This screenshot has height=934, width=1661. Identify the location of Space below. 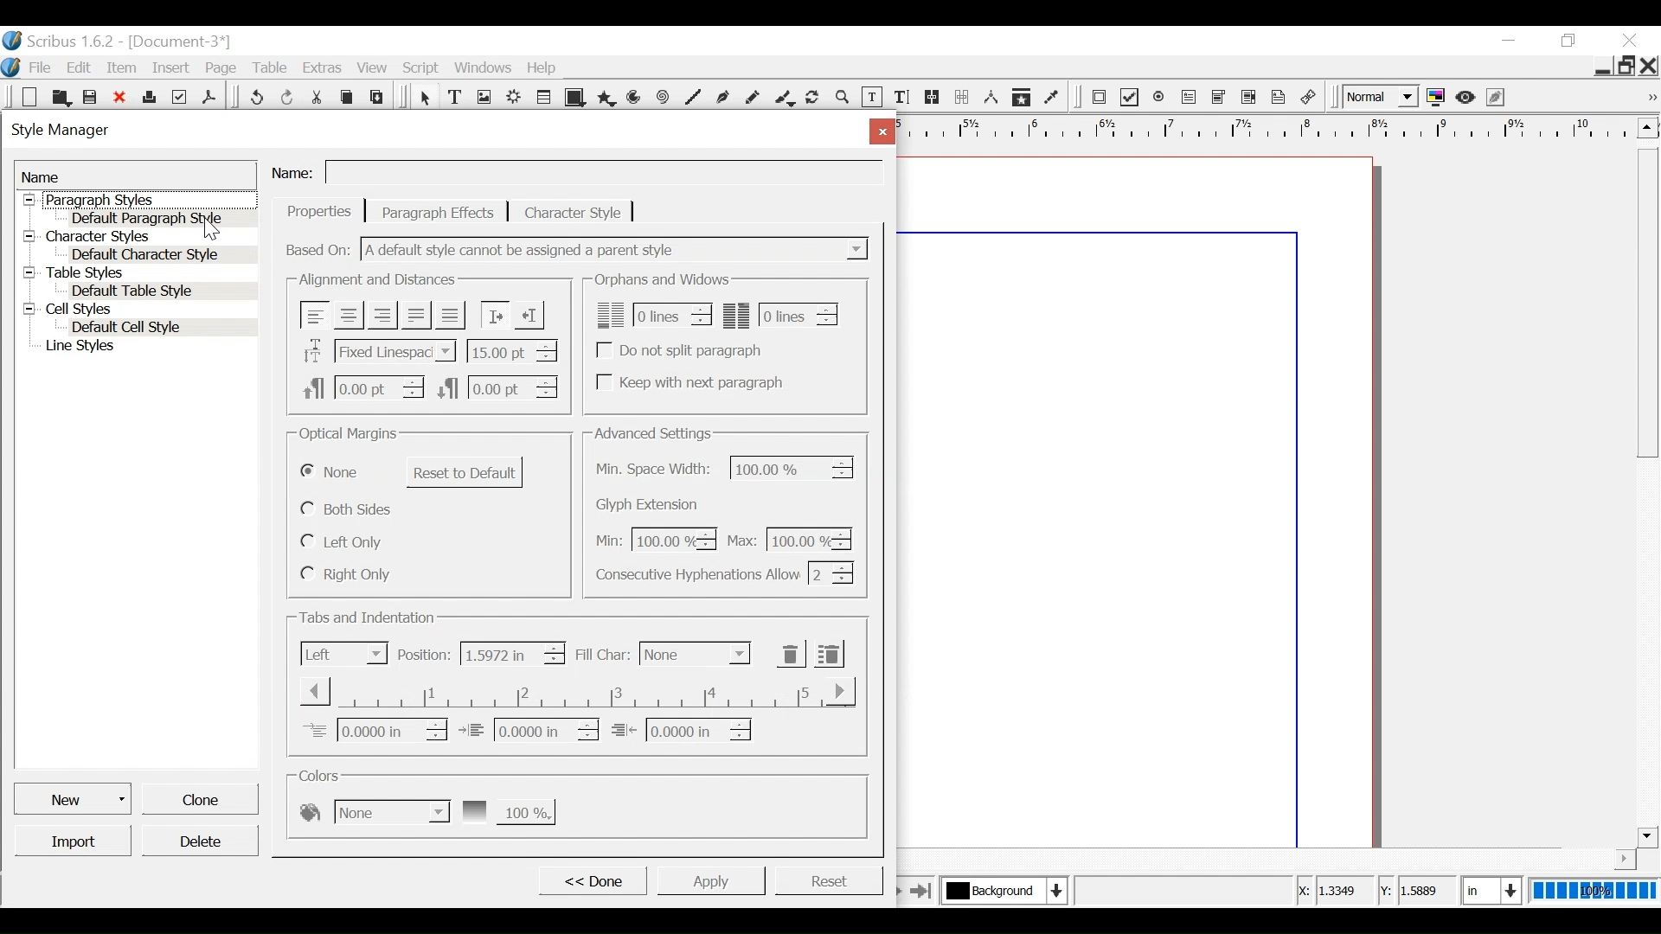
(497, 387).